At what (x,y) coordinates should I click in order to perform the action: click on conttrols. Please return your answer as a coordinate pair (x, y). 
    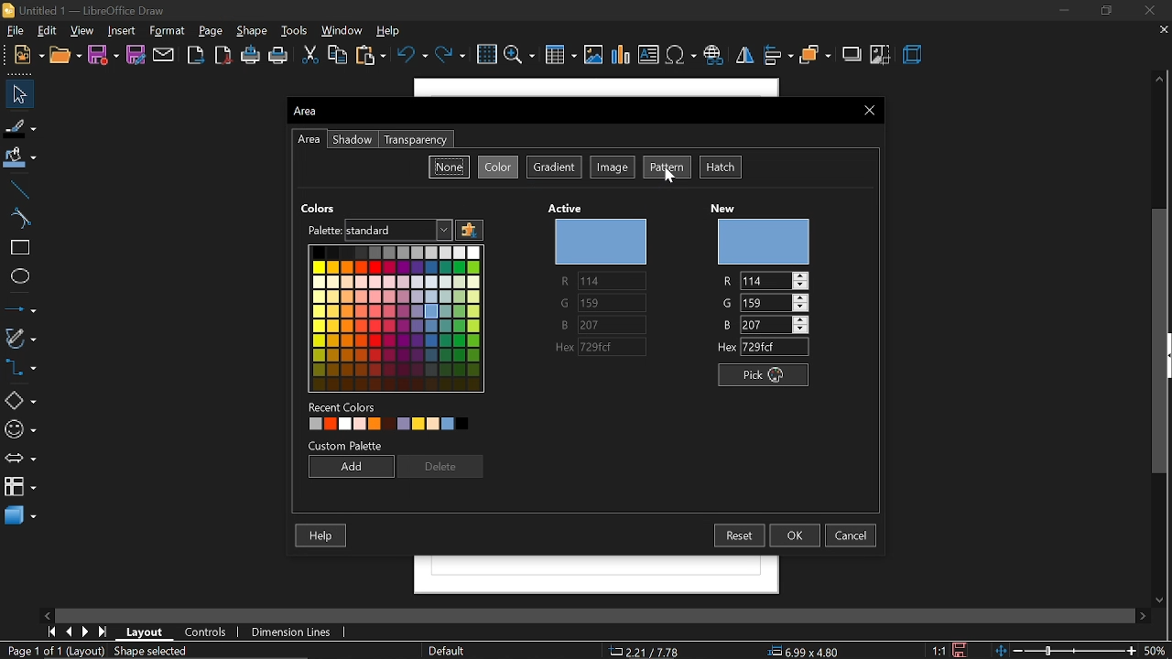
    Looking at the image, I should click on (209, 632).